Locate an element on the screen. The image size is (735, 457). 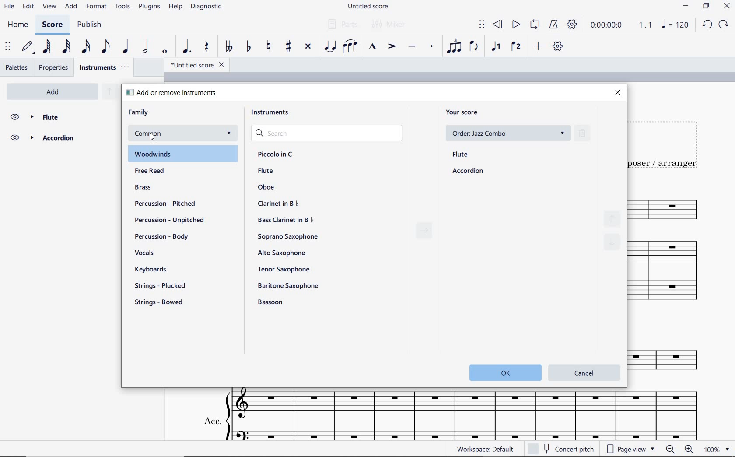
eighth note is located at coordinates (104, 47).